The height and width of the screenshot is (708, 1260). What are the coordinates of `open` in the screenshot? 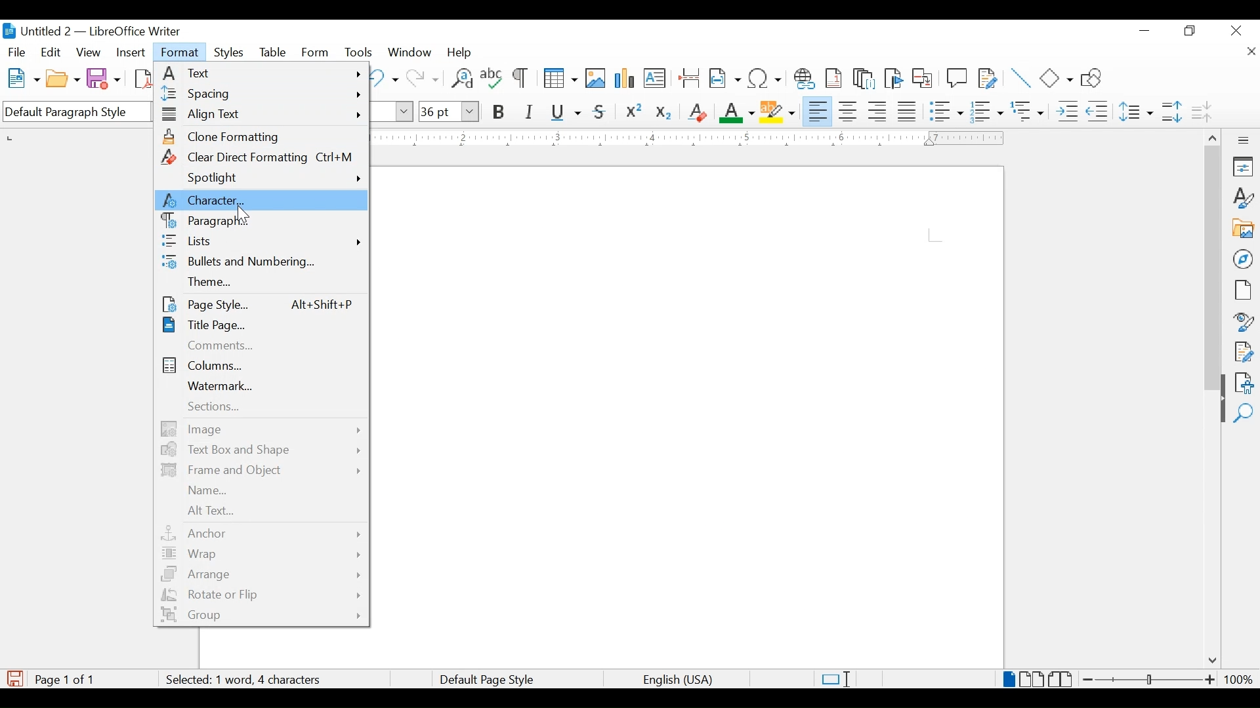 It's located at (62, 79).